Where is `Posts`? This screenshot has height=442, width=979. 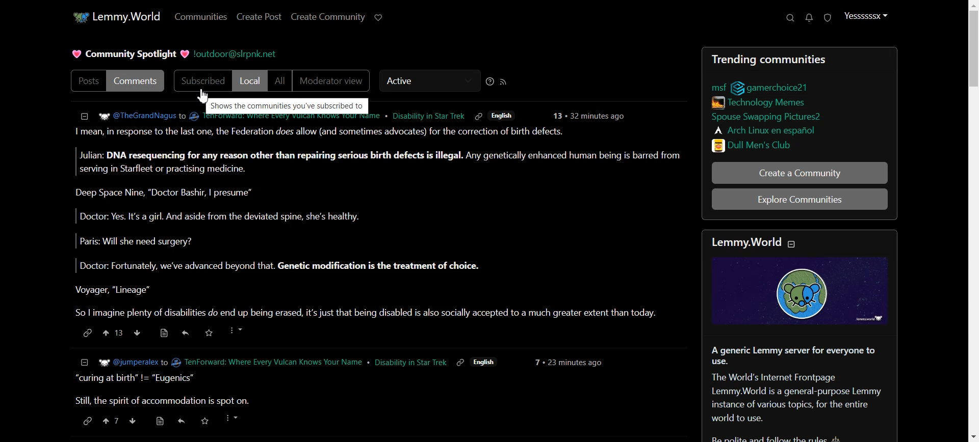 Posts is located at coordinates (376, 223).